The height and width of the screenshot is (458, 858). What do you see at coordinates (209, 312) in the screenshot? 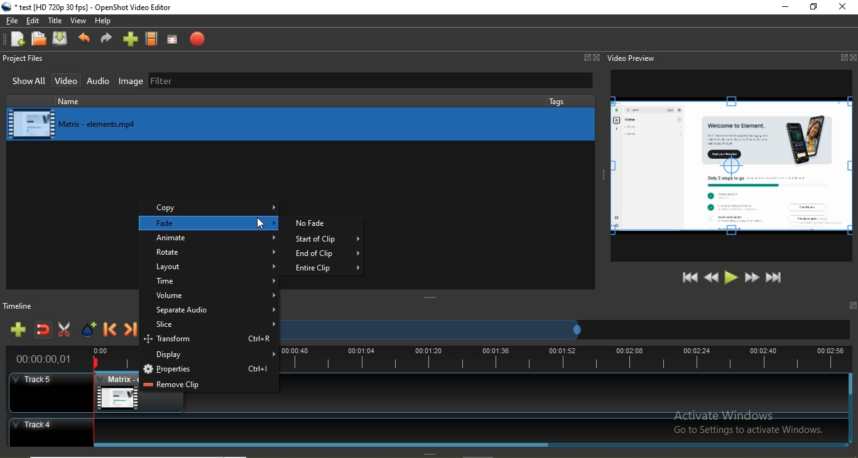
I see `separate audio` at bounding box center [209, 312].